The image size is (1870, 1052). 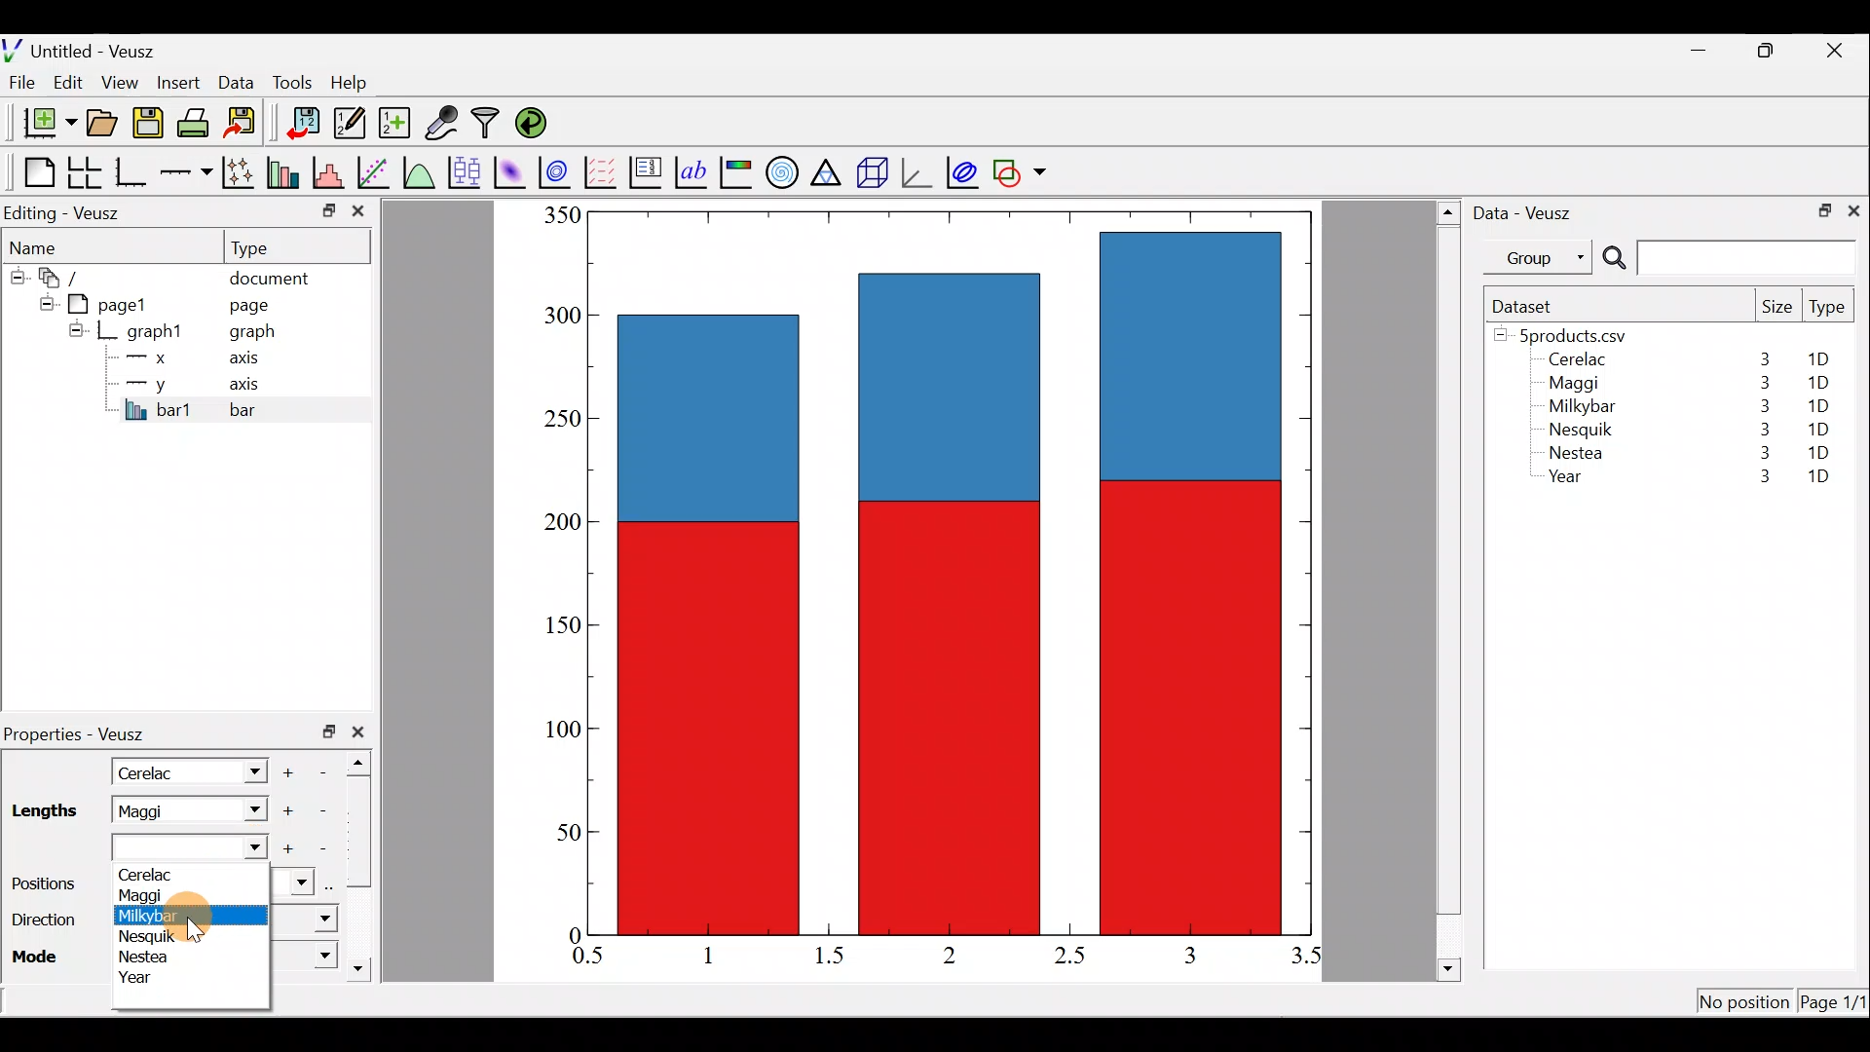 What do you see at coordinates (1769, 51) in the screenshot?
I see `restore down` at bounding box center [1769, 51].